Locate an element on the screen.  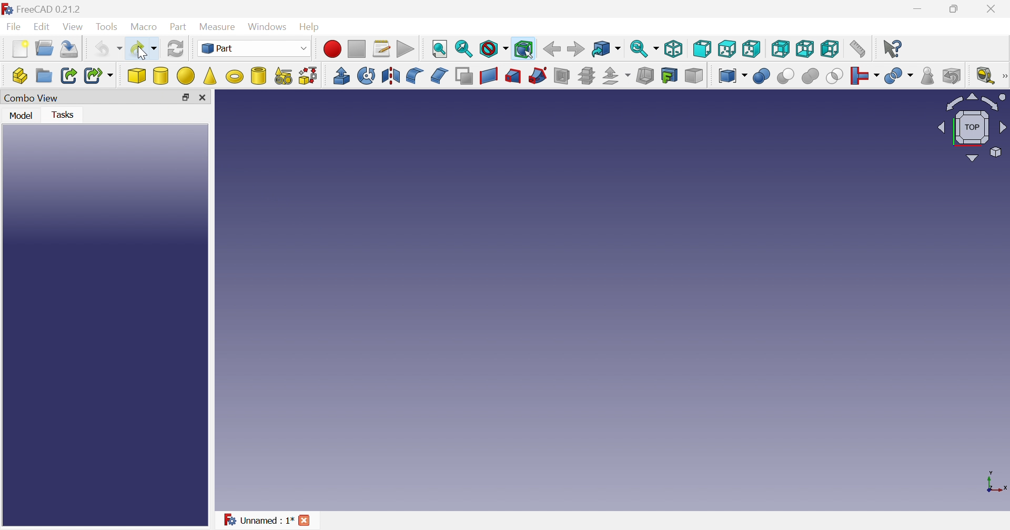
Part is located at coordinates (179, 27).